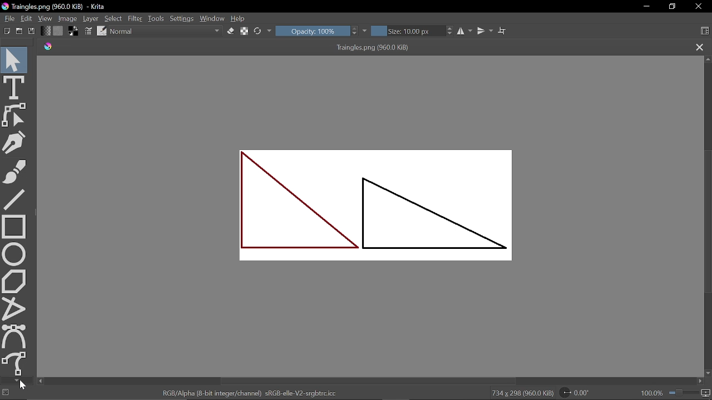  I want to click on Minimize, so click(646, 7).